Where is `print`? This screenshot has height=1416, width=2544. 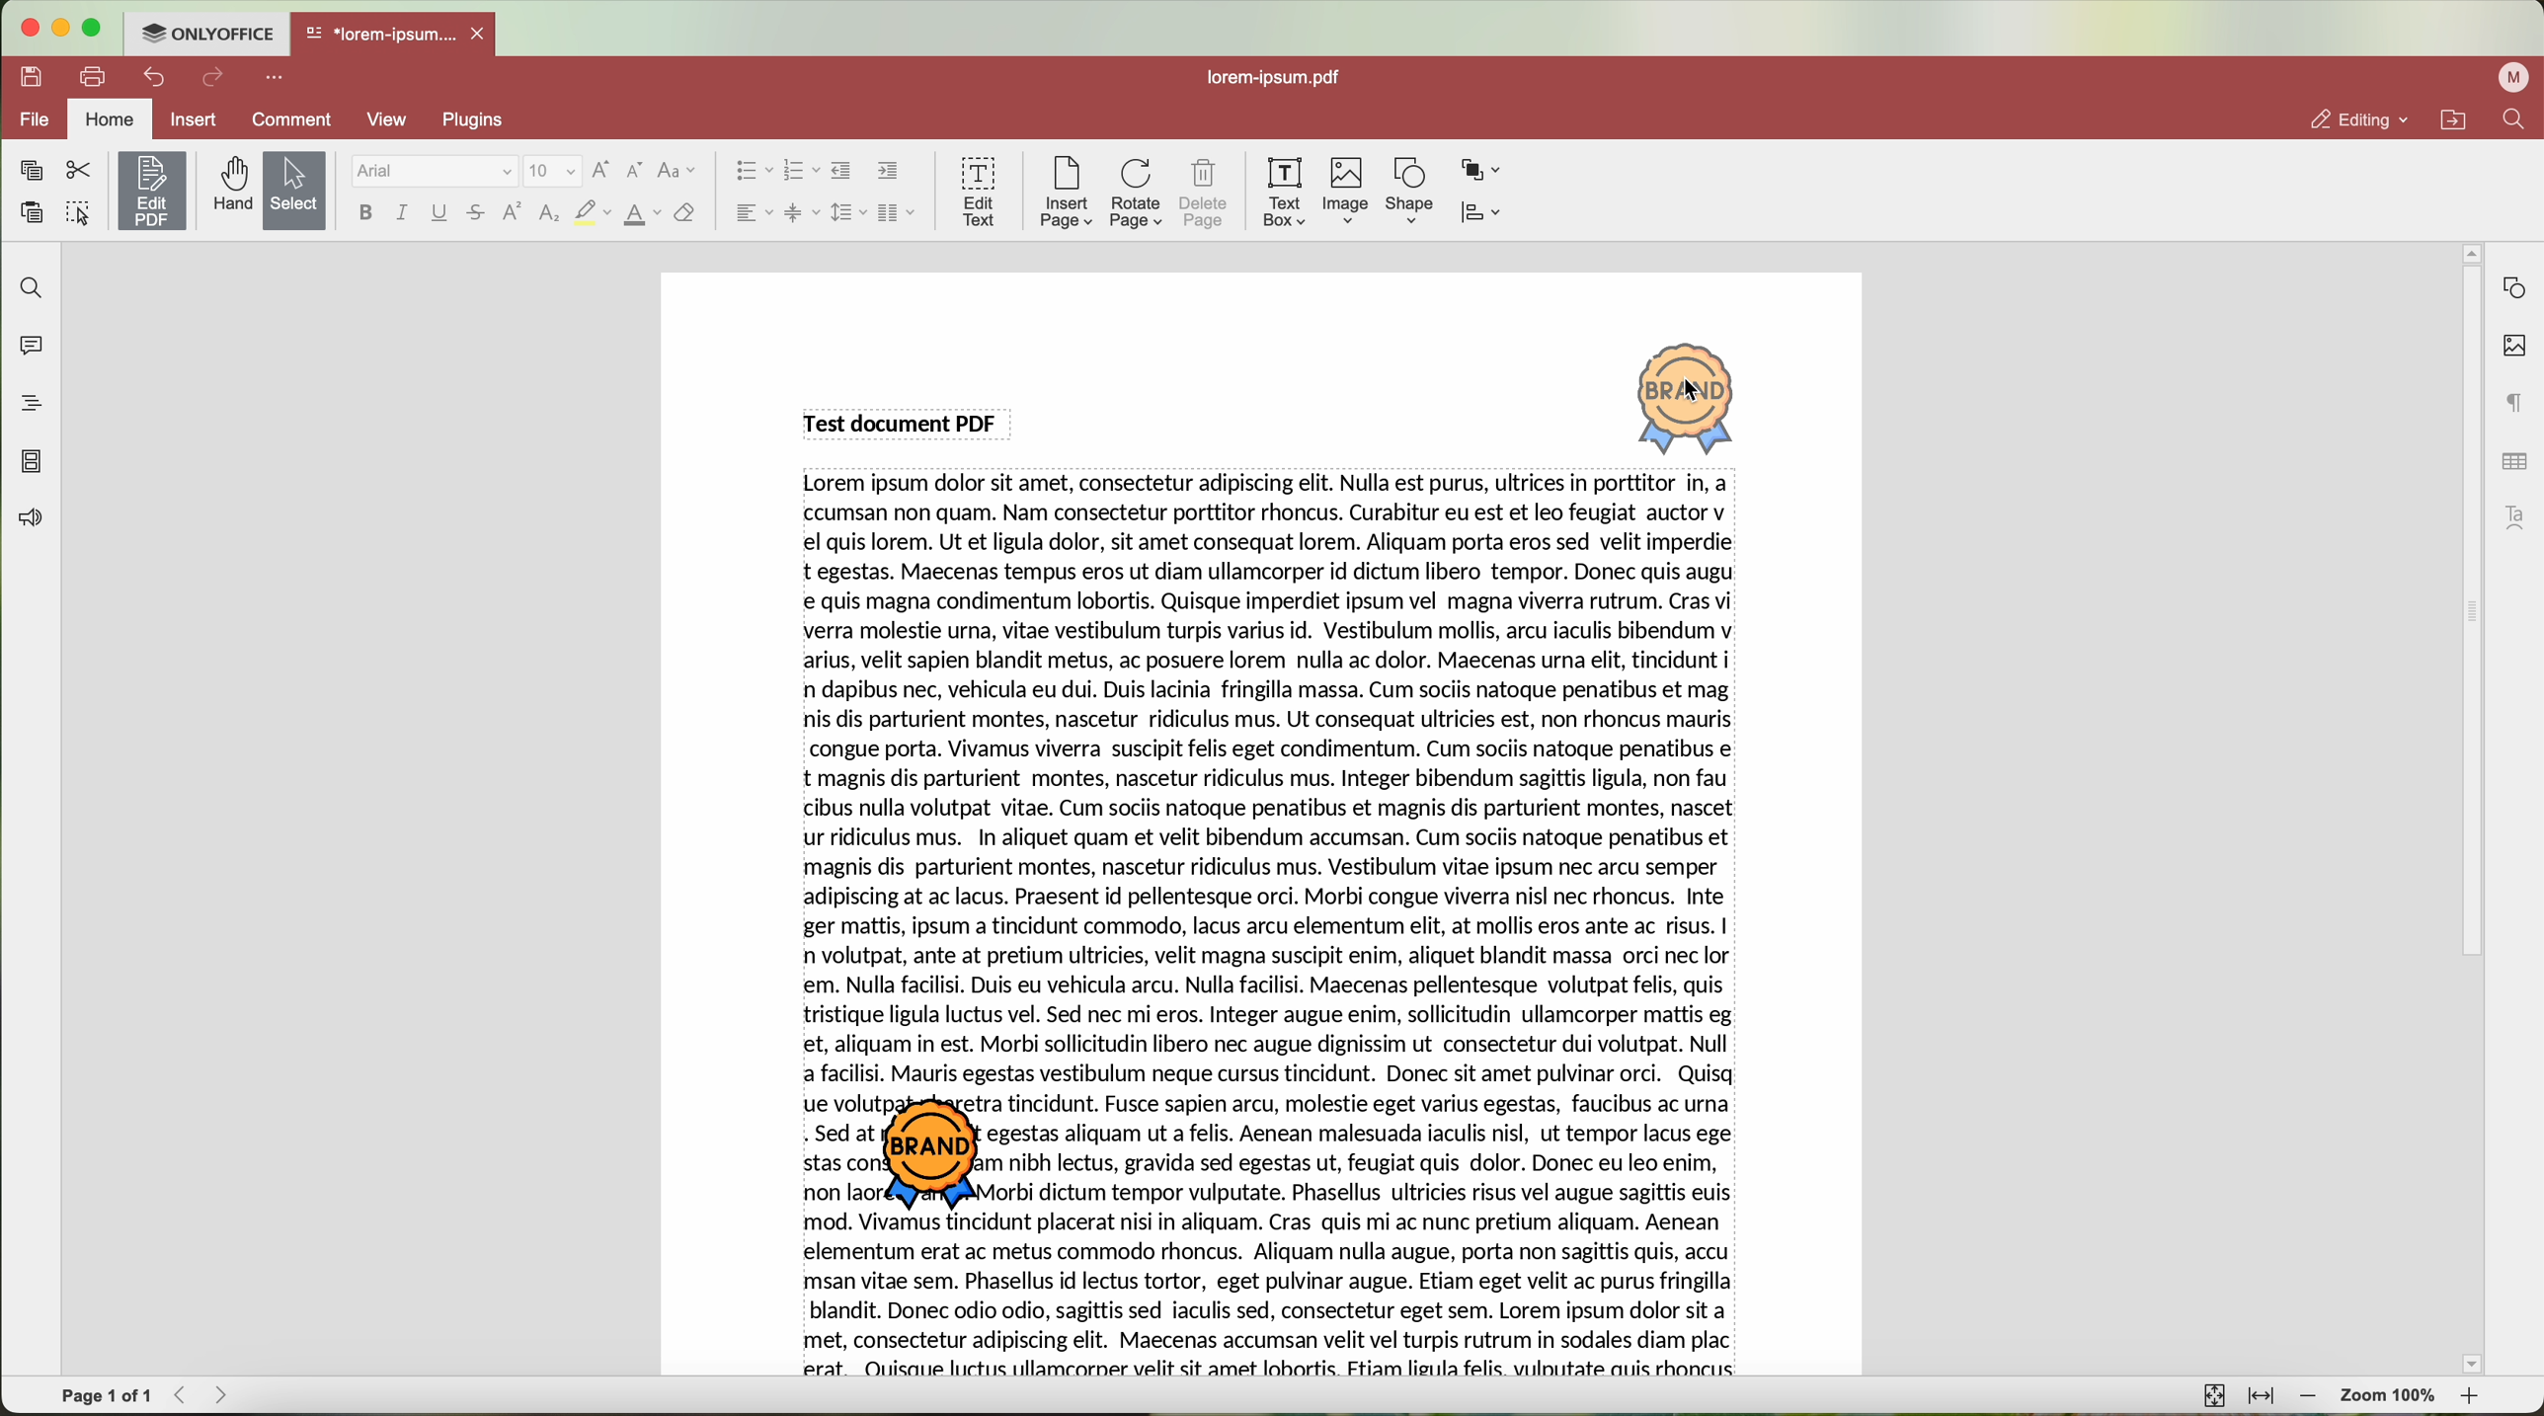 print is located at coordinates (94, 75).